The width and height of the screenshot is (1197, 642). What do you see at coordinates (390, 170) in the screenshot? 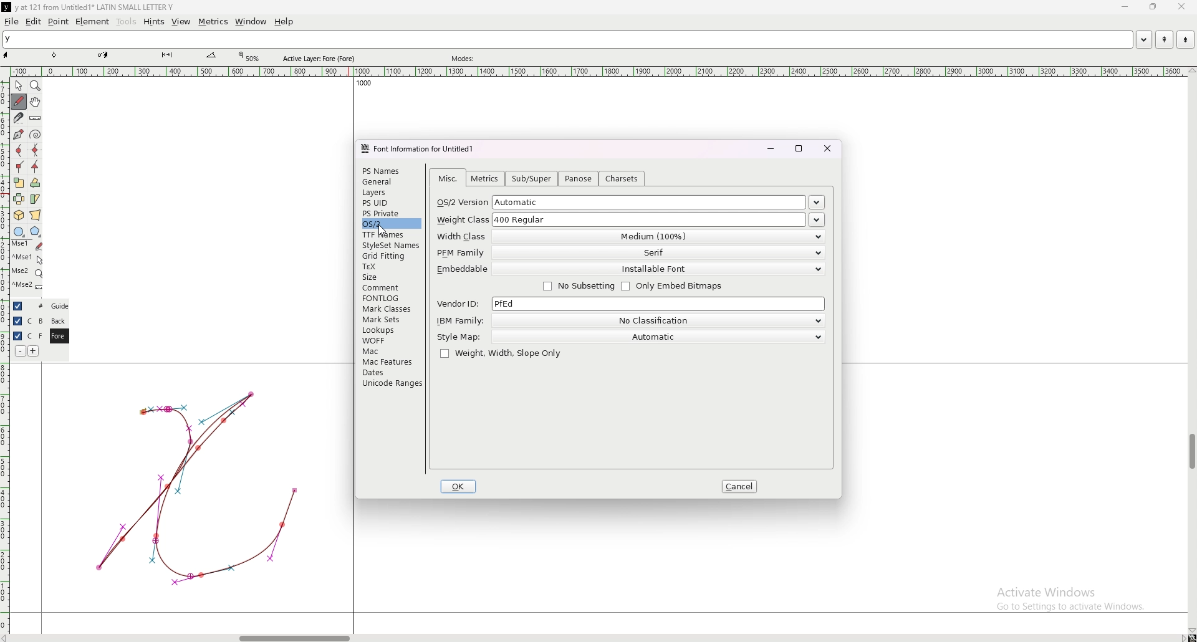
I see `ps names` at bounding box center [390, 170].